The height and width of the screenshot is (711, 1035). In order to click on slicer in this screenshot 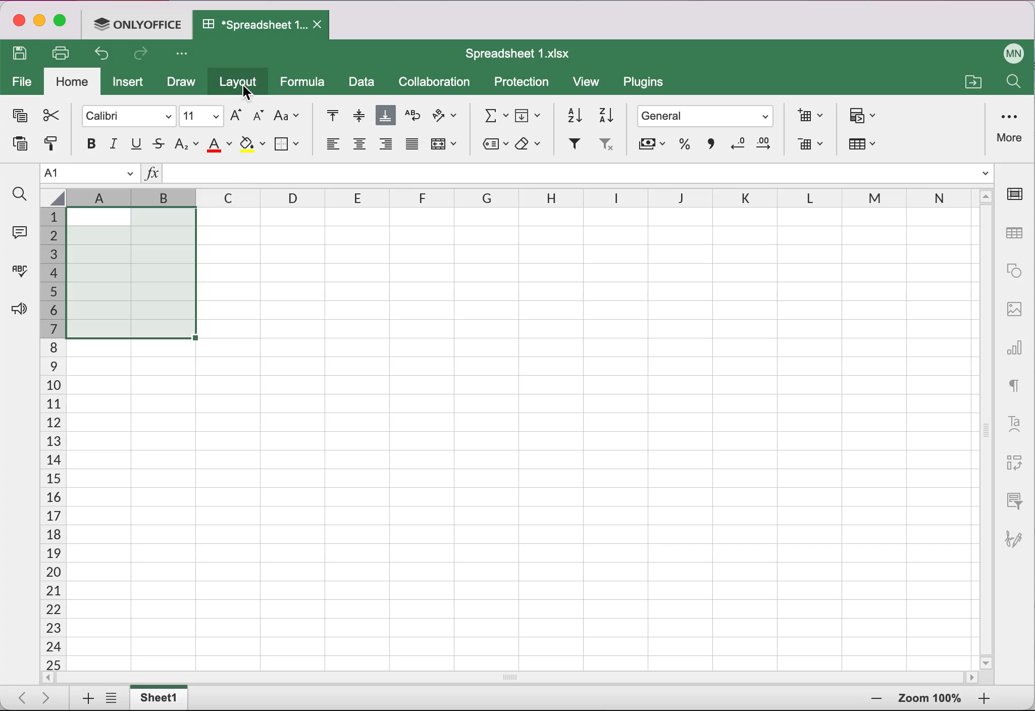, I will do `click(1012, 500)`.